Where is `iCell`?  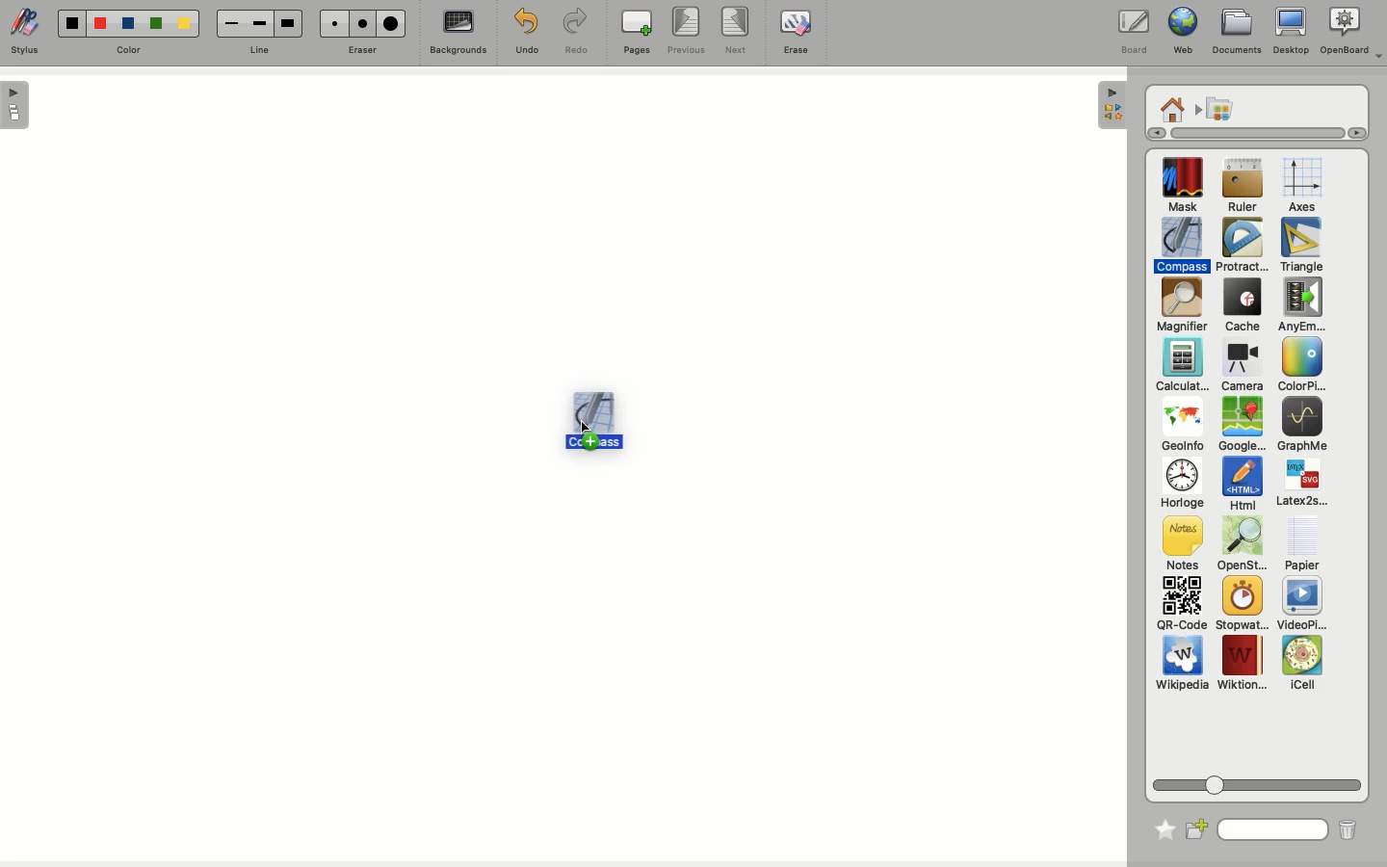
iCell is located at coordinates (1303, 664).